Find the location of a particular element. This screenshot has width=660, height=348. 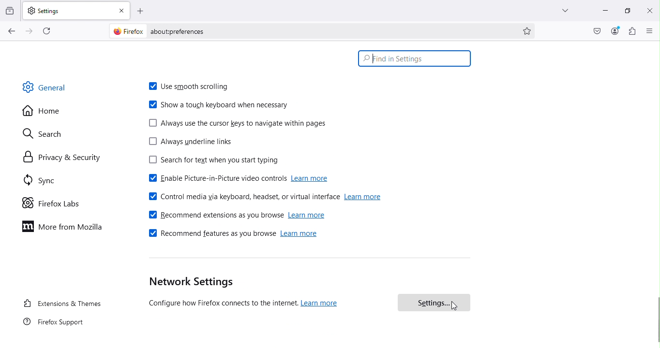

Network settings is located at coordinates (189, 282).